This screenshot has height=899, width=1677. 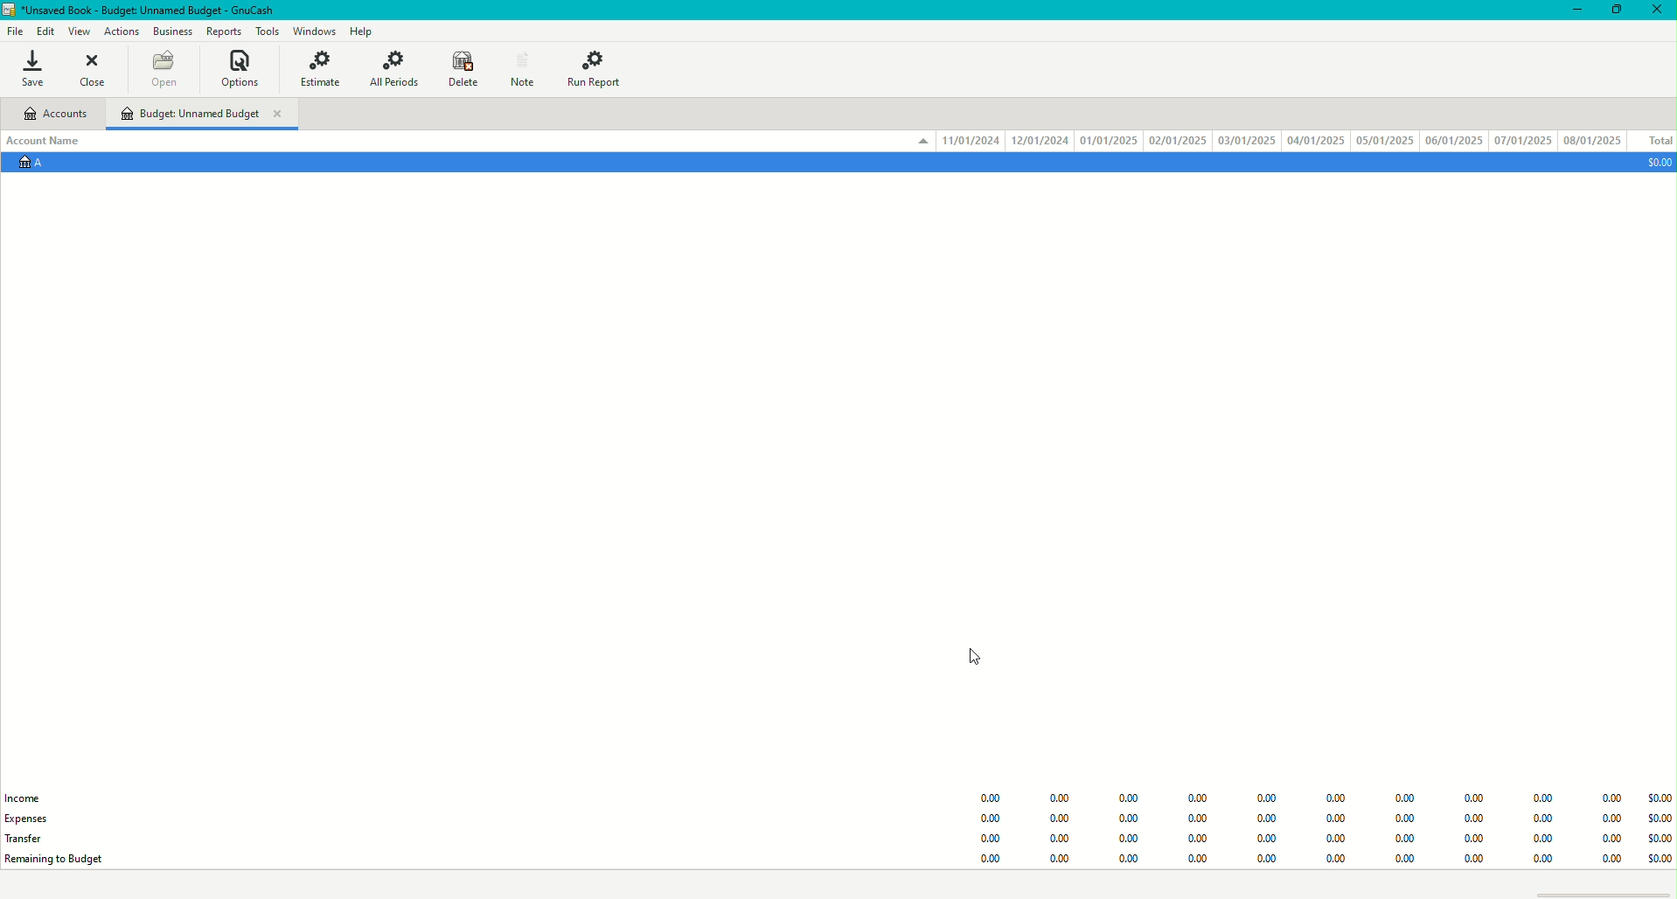 What do you see at coordinates (393, 70) in the screenshot?
I see `All Periods` at bounding box center [393, 70].